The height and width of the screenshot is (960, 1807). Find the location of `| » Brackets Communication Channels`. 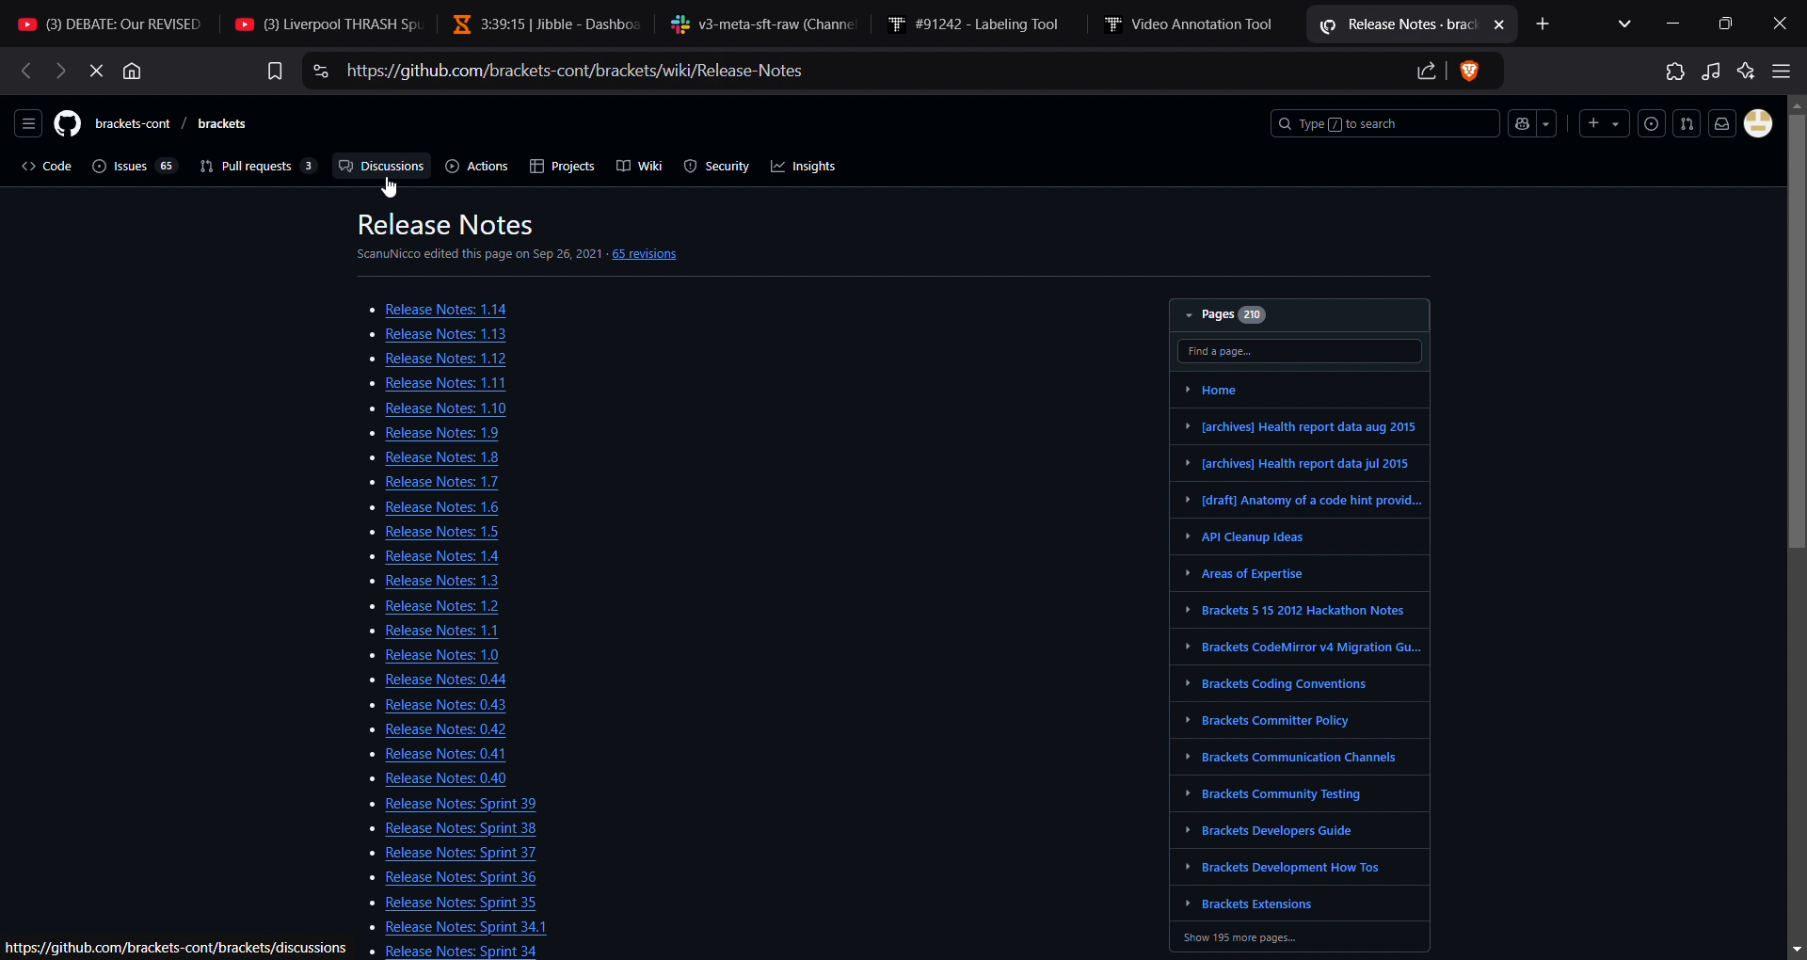

| » Brackets Communication Channels is located at coordinates (1288, 755).